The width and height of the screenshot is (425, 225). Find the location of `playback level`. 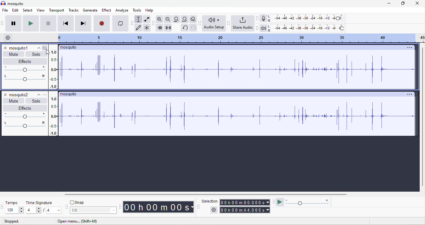

playback level is located at coordinates (306, 28).